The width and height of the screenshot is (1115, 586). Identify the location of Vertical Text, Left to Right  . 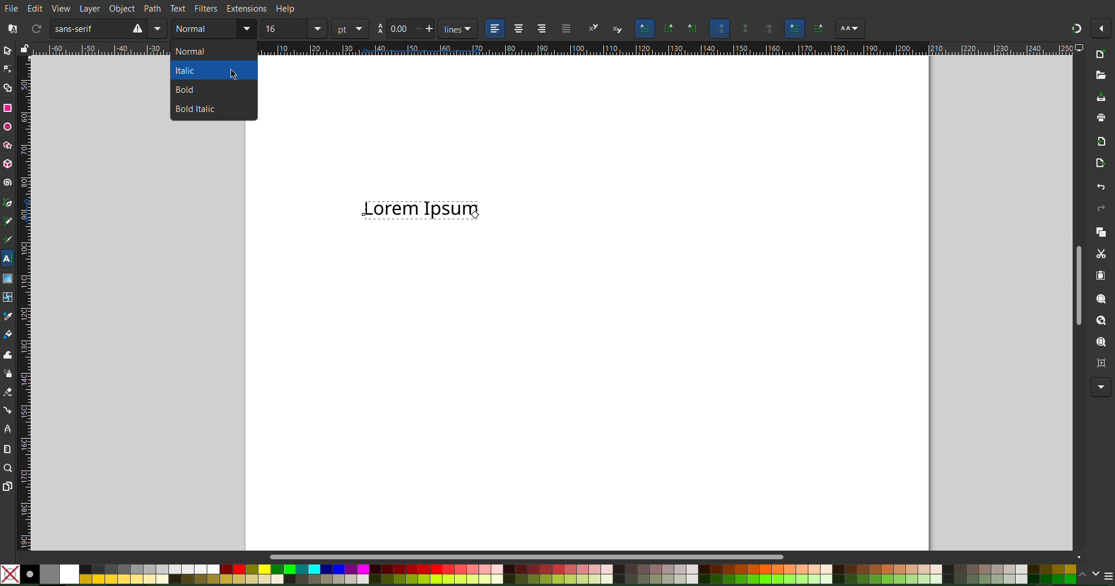
(692, 30).